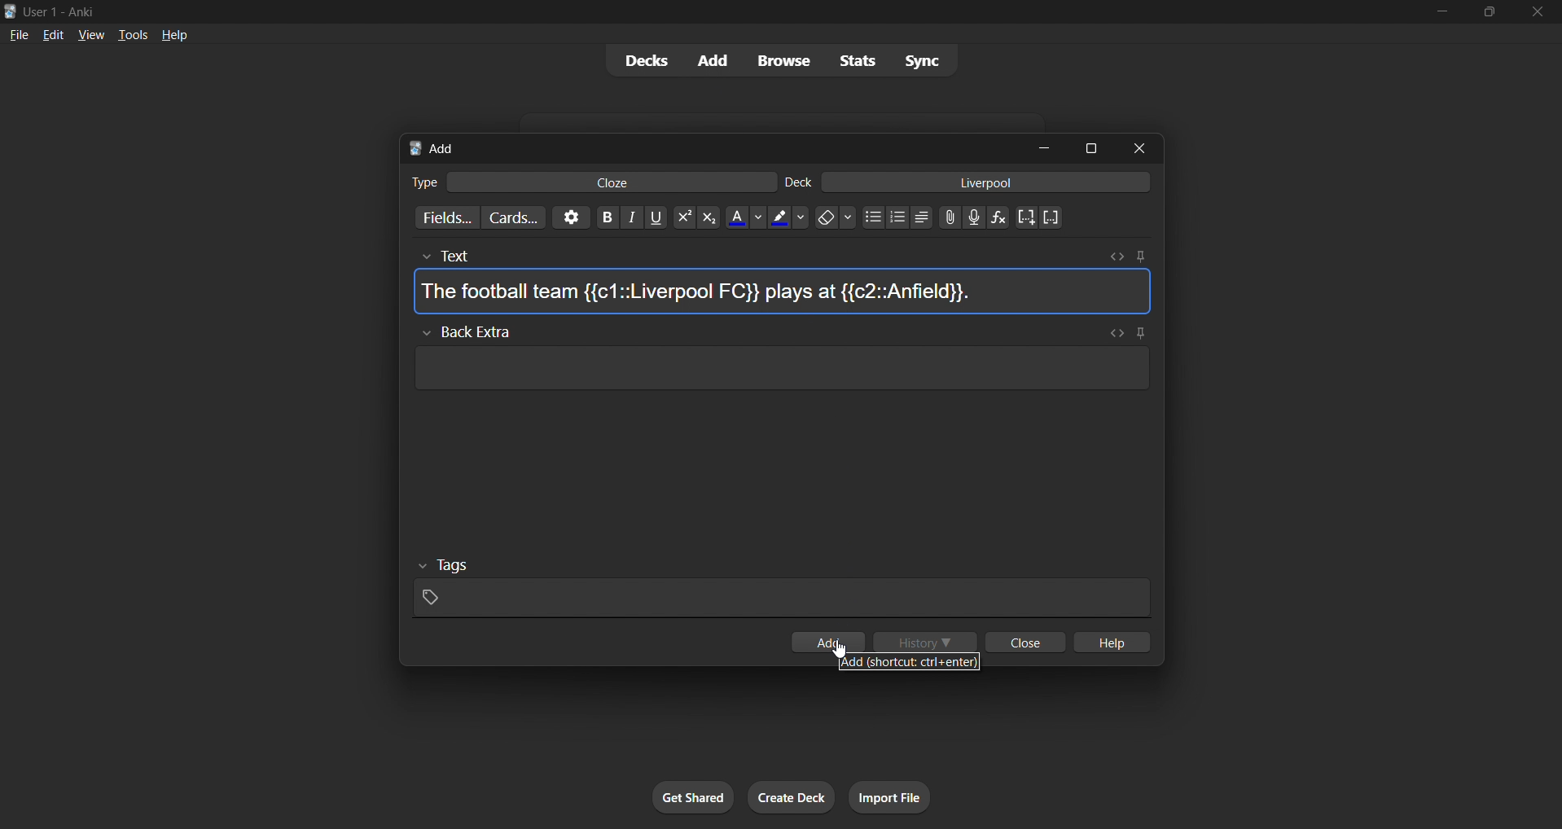  Describe the element at coordinates (926, 221) in the screenshot. I see `alignment` at that location.